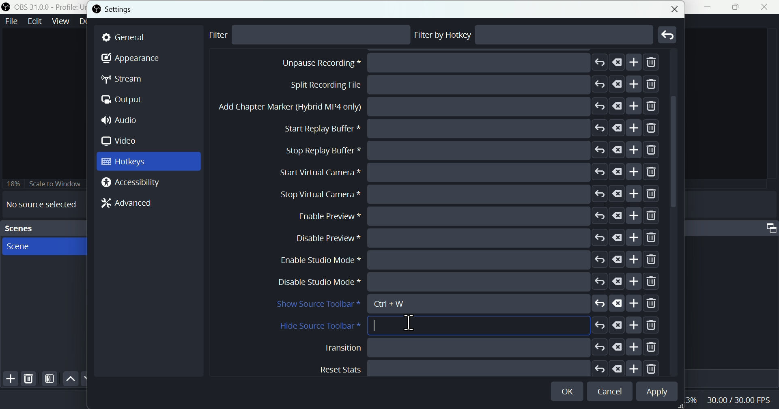 Image resolution: width=779 pixels, height=409 pixels. What do you see at coordinates (611, 392) in the screenshot?
I see `cancel` at bounding box center [611, 392].